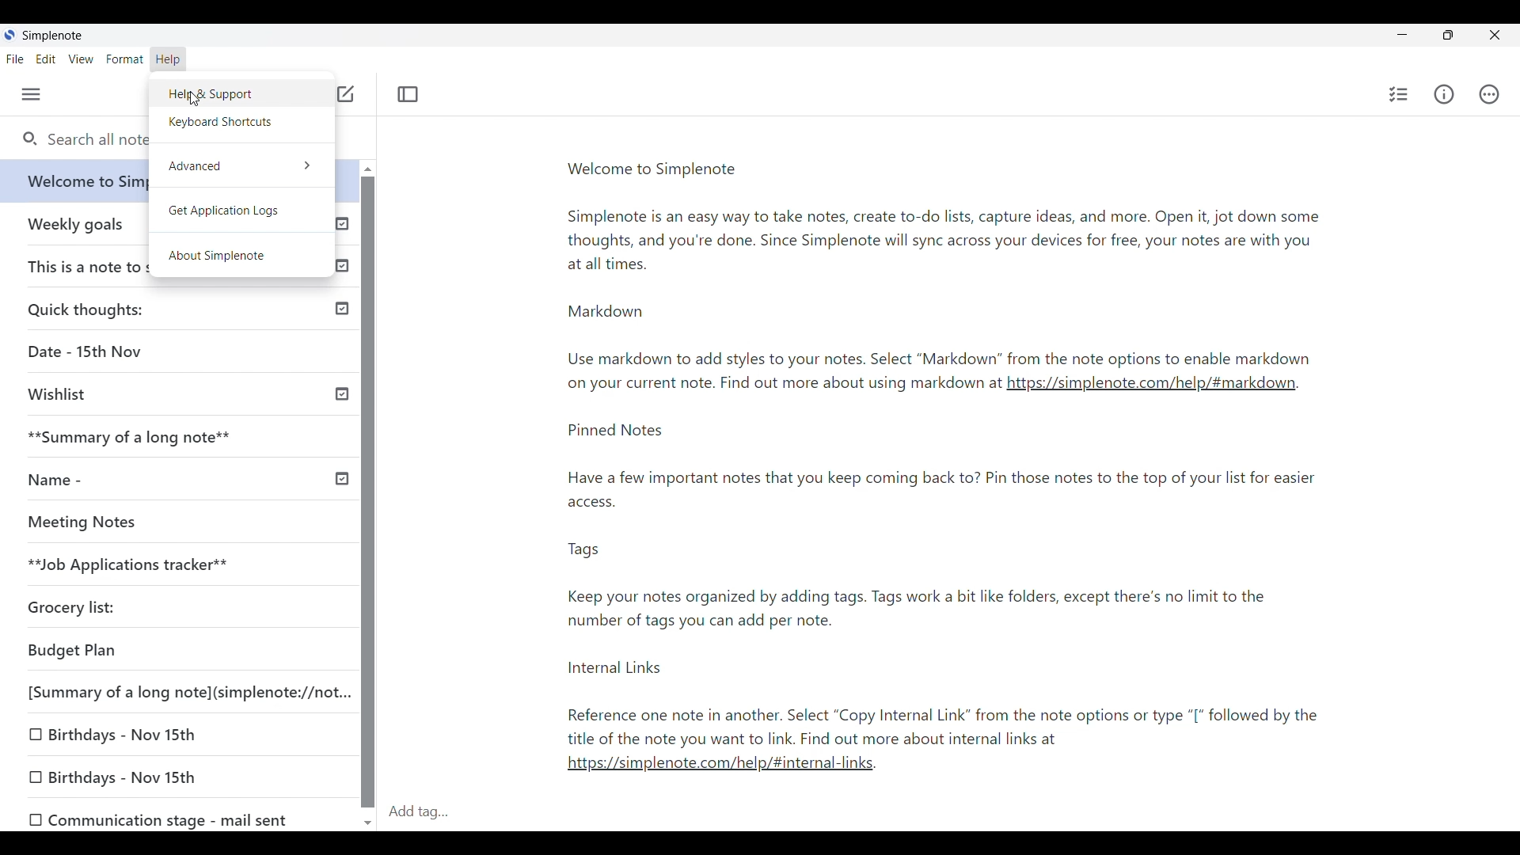 This screenshot has height=855, width=1520. I want to click on Markdown, so click(603, 311).